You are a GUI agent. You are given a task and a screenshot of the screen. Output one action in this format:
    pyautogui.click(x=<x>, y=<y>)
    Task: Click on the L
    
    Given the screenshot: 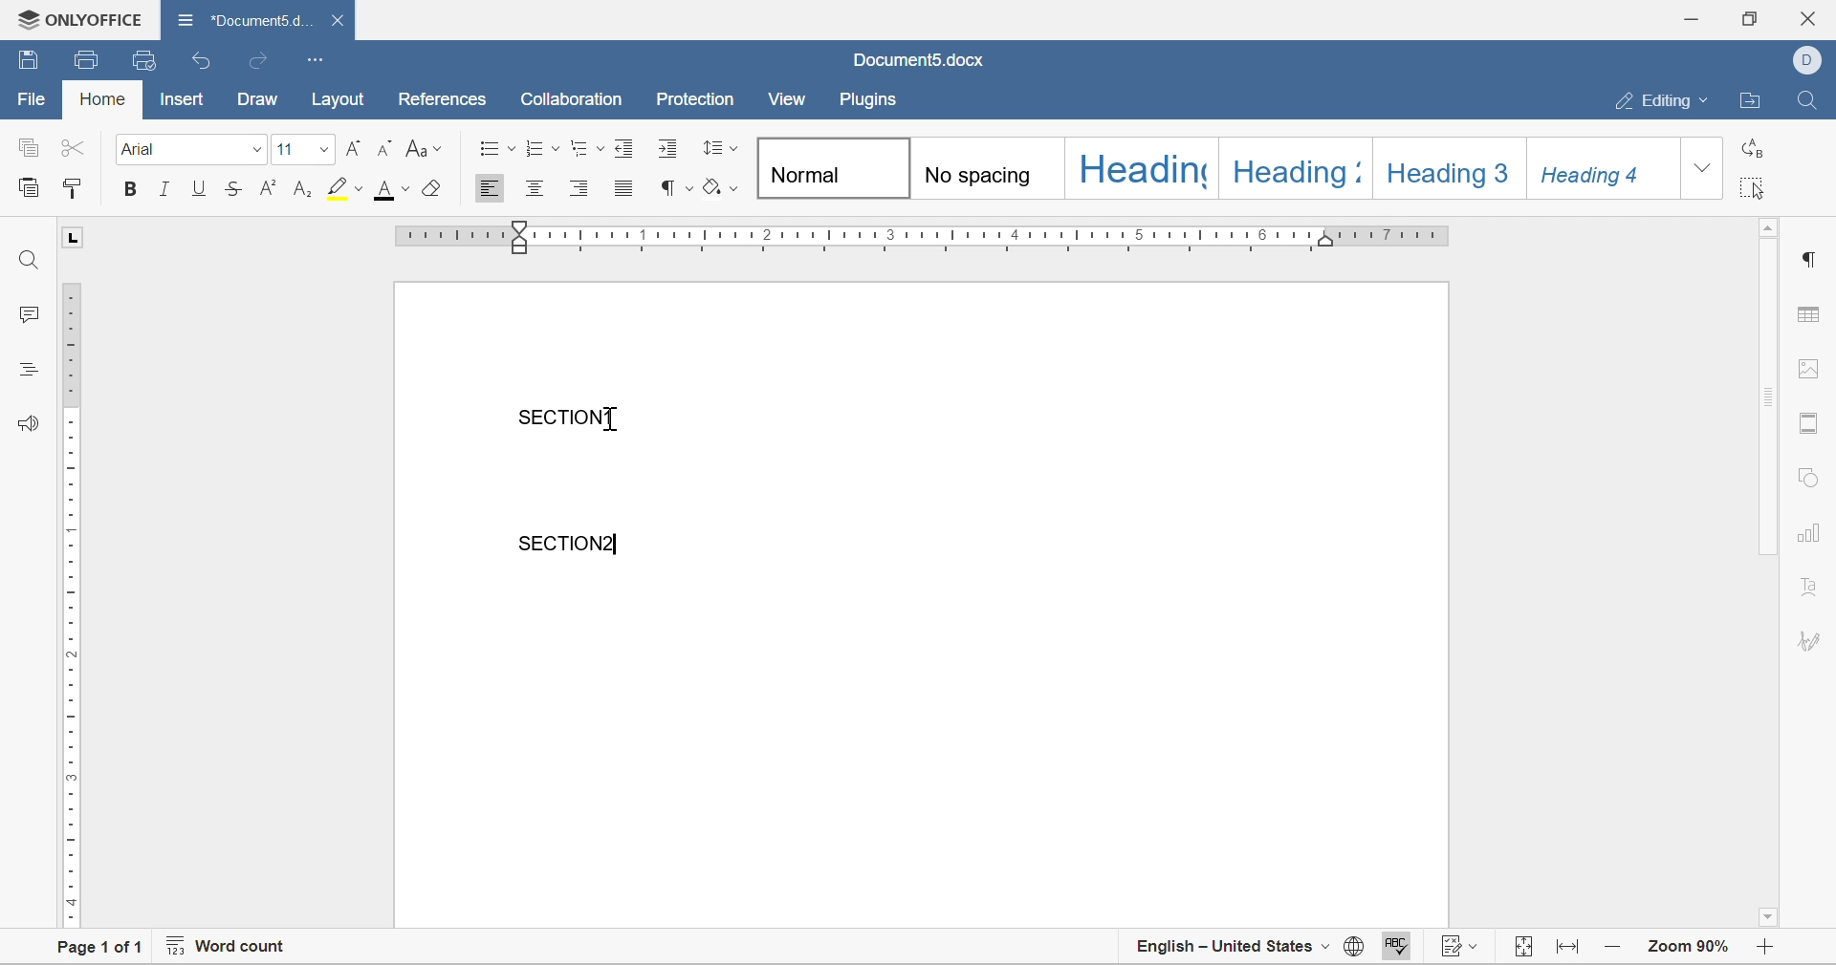 What is the action you would take?
    pyautogui.click(x=75, y=237)
    